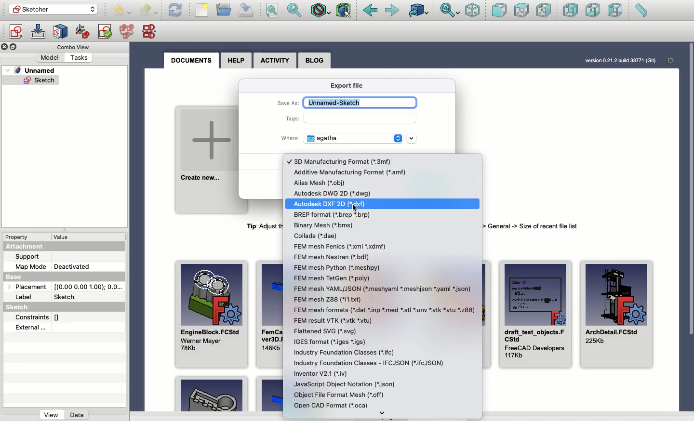  I want to click on Placement [(0.00 0.00 1.00); 0.0..., so click(67, 288).